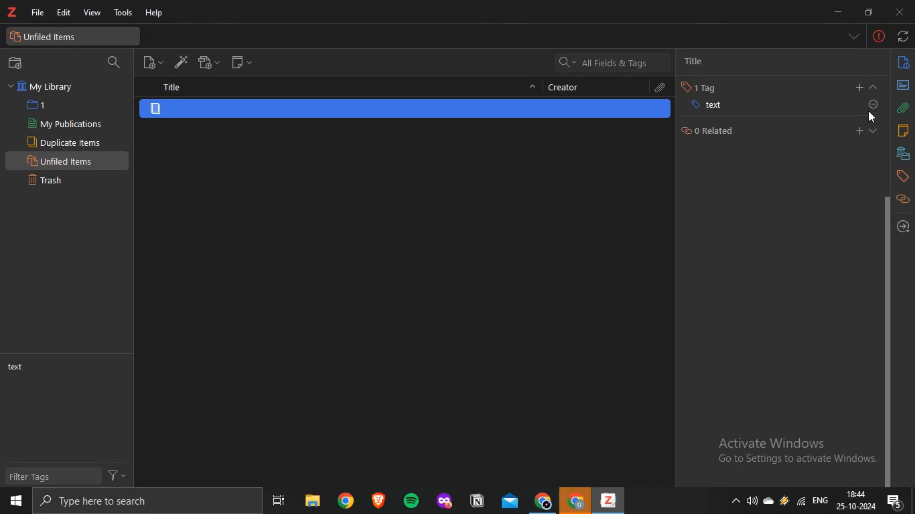  Describe the element at coordinates (64, 13) in the screenshot. I see `edit` at that location.